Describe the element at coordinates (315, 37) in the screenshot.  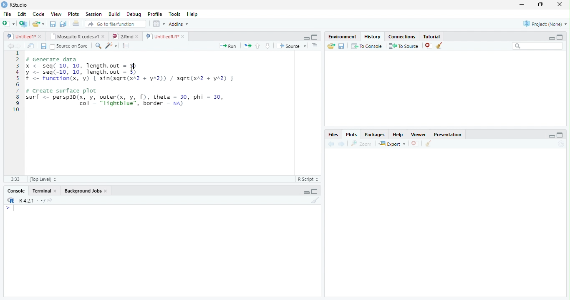
I see `Maximixe` at that location.